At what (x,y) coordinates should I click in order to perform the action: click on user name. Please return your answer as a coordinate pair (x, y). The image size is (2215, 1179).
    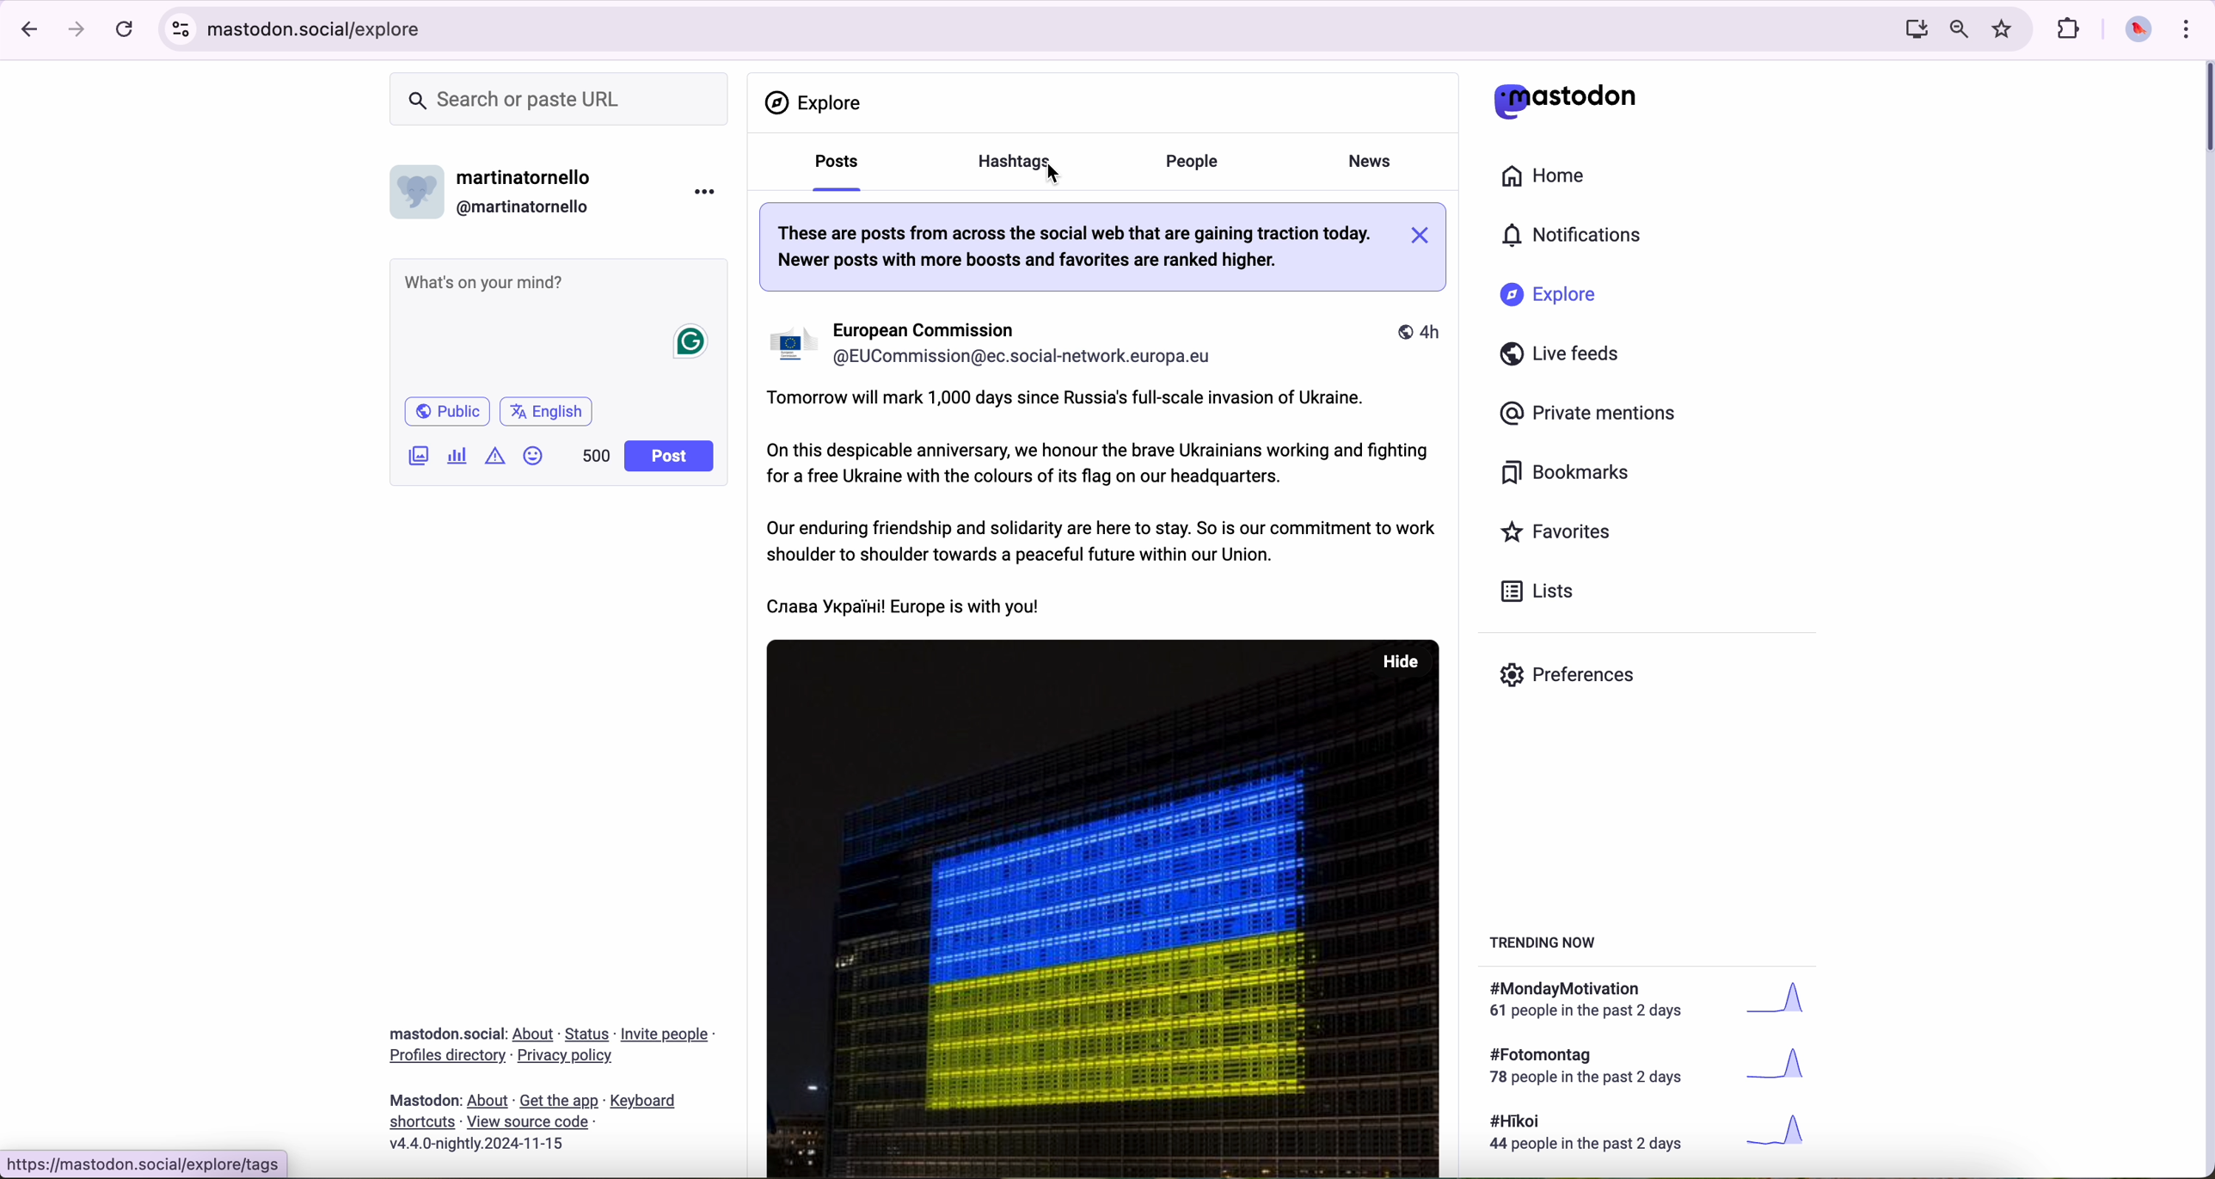
    Looking at the image, I should click on (531, 179).